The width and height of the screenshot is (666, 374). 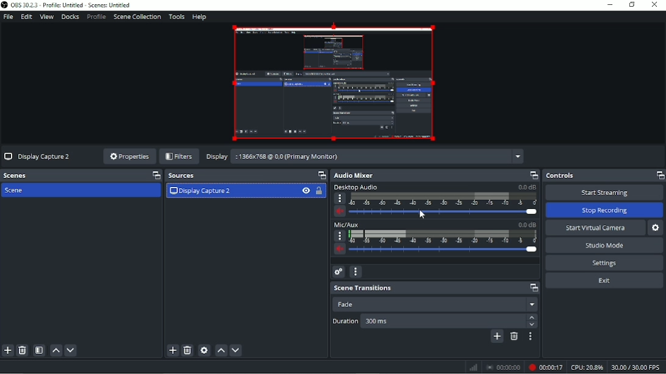 What do you see at coordinates (204, 350) in the screenshot?
I see `Open source properties` at bounding box center [204, 350].